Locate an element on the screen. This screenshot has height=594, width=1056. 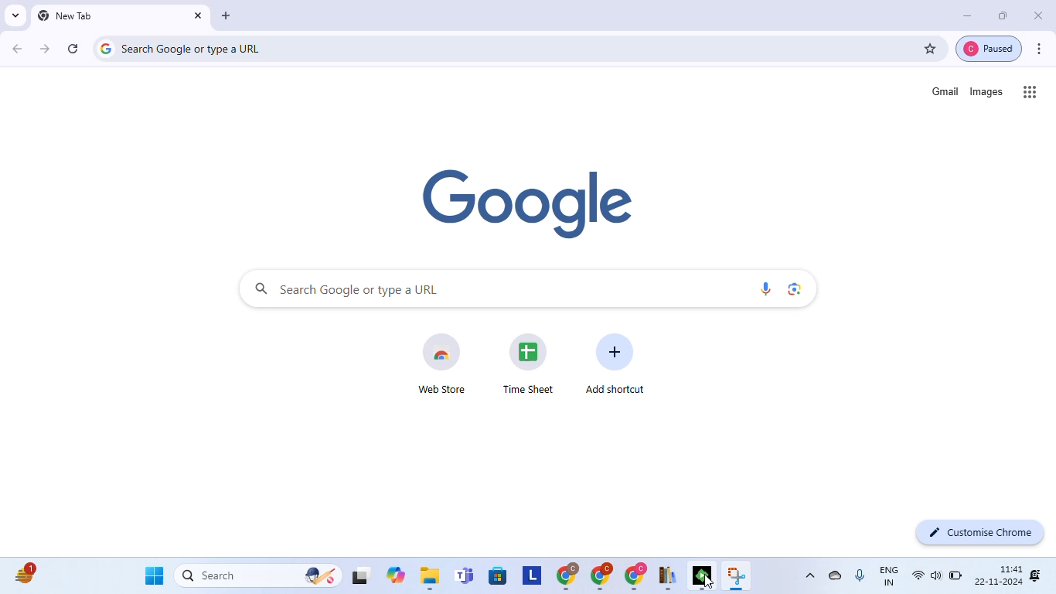
11:41 222-11-2024 is located at coordinates (998, 574).